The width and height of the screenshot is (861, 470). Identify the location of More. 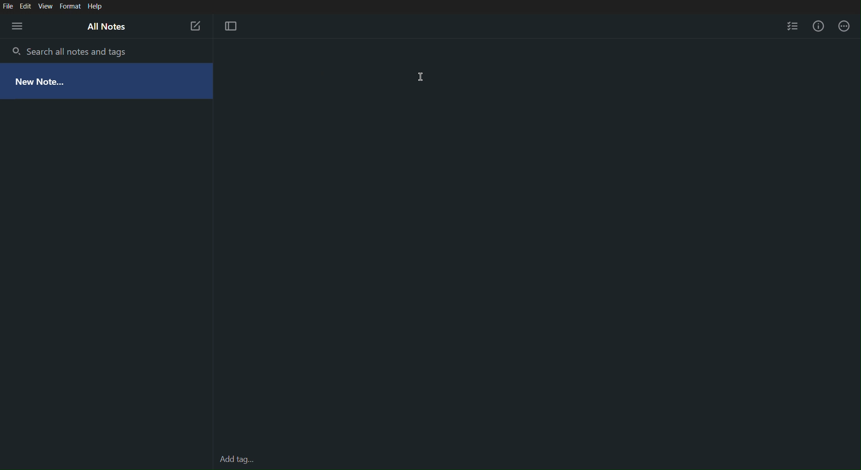
(844, 26).